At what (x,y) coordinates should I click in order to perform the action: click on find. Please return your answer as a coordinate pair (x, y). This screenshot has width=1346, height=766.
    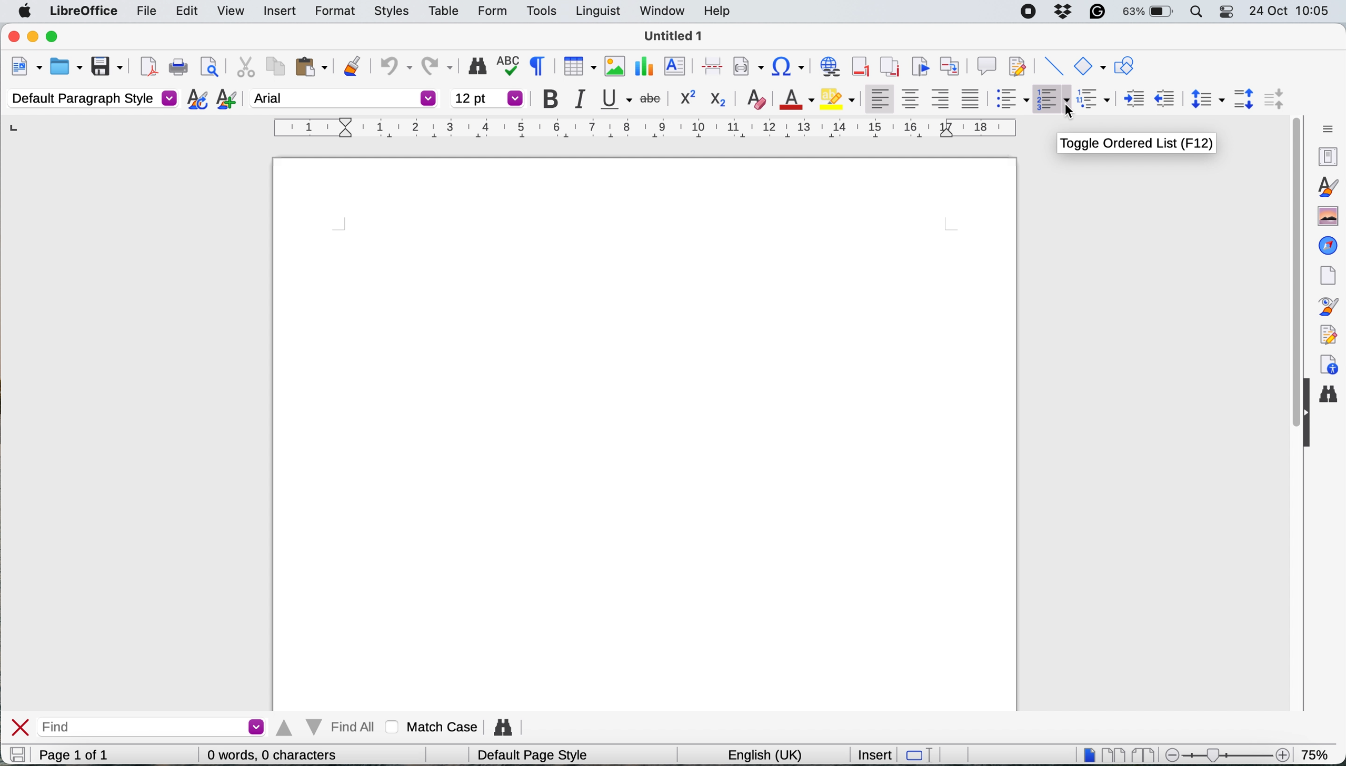
    Looking at the image, I should click on (155, 727).